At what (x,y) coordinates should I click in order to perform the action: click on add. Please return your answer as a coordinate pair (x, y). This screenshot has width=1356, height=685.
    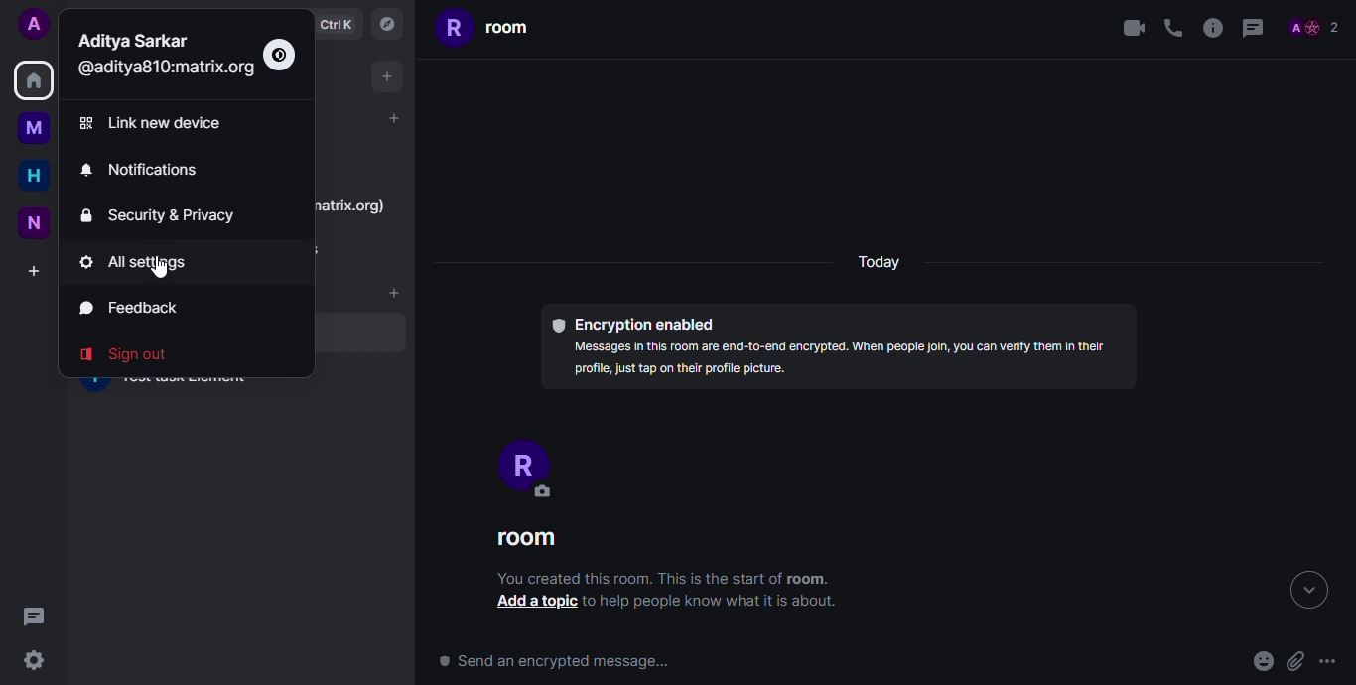
    Looking at the image, I should click on (392, 117).